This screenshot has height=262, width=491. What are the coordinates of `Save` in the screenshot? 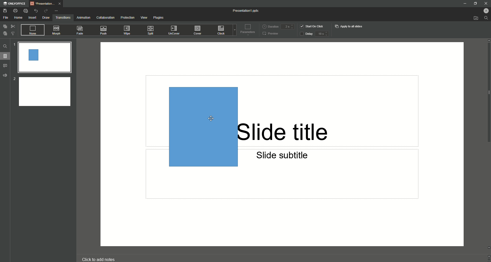 It's located at (5, 10).